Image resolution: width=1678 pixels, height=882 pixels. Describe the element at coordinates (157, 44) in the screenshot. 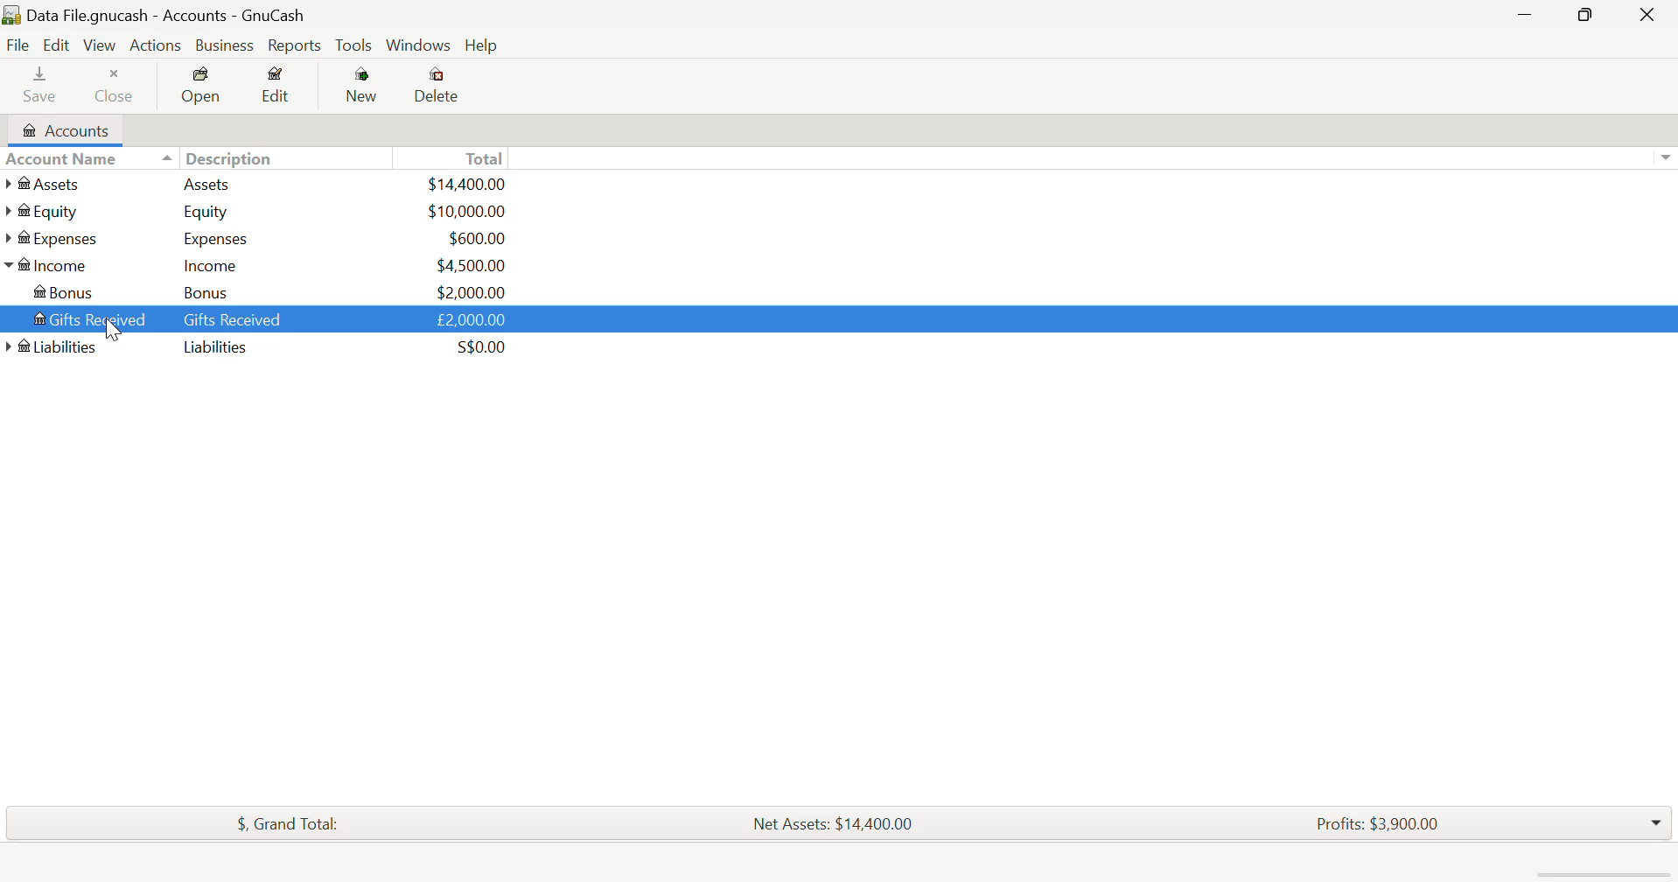

I see `Actions` at that location.